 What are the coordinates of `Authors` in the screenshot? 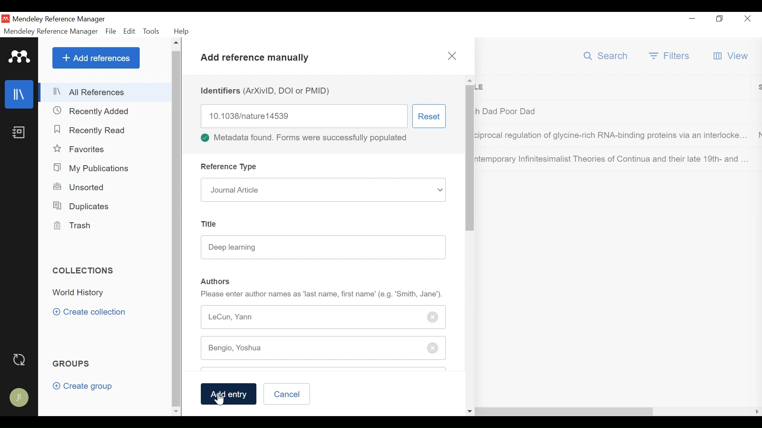 It's located at (216, 280).